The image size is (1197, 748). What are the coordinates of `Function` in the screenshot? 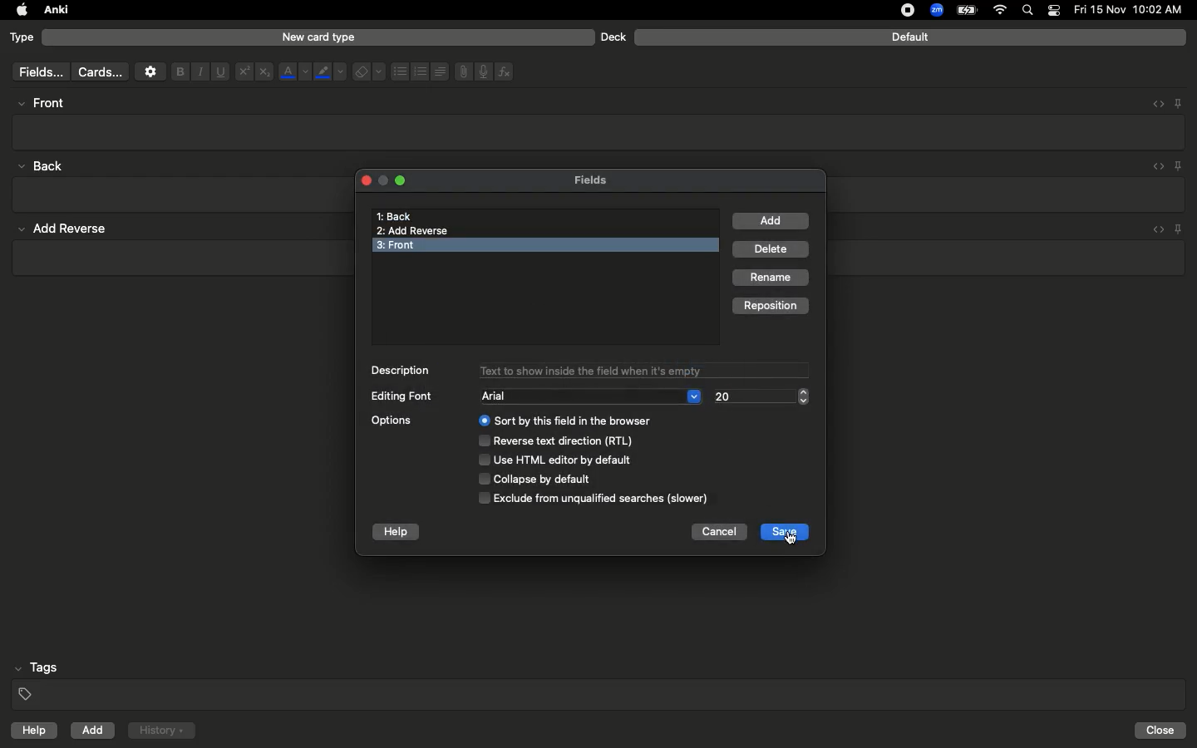 It's located at (505, 71).